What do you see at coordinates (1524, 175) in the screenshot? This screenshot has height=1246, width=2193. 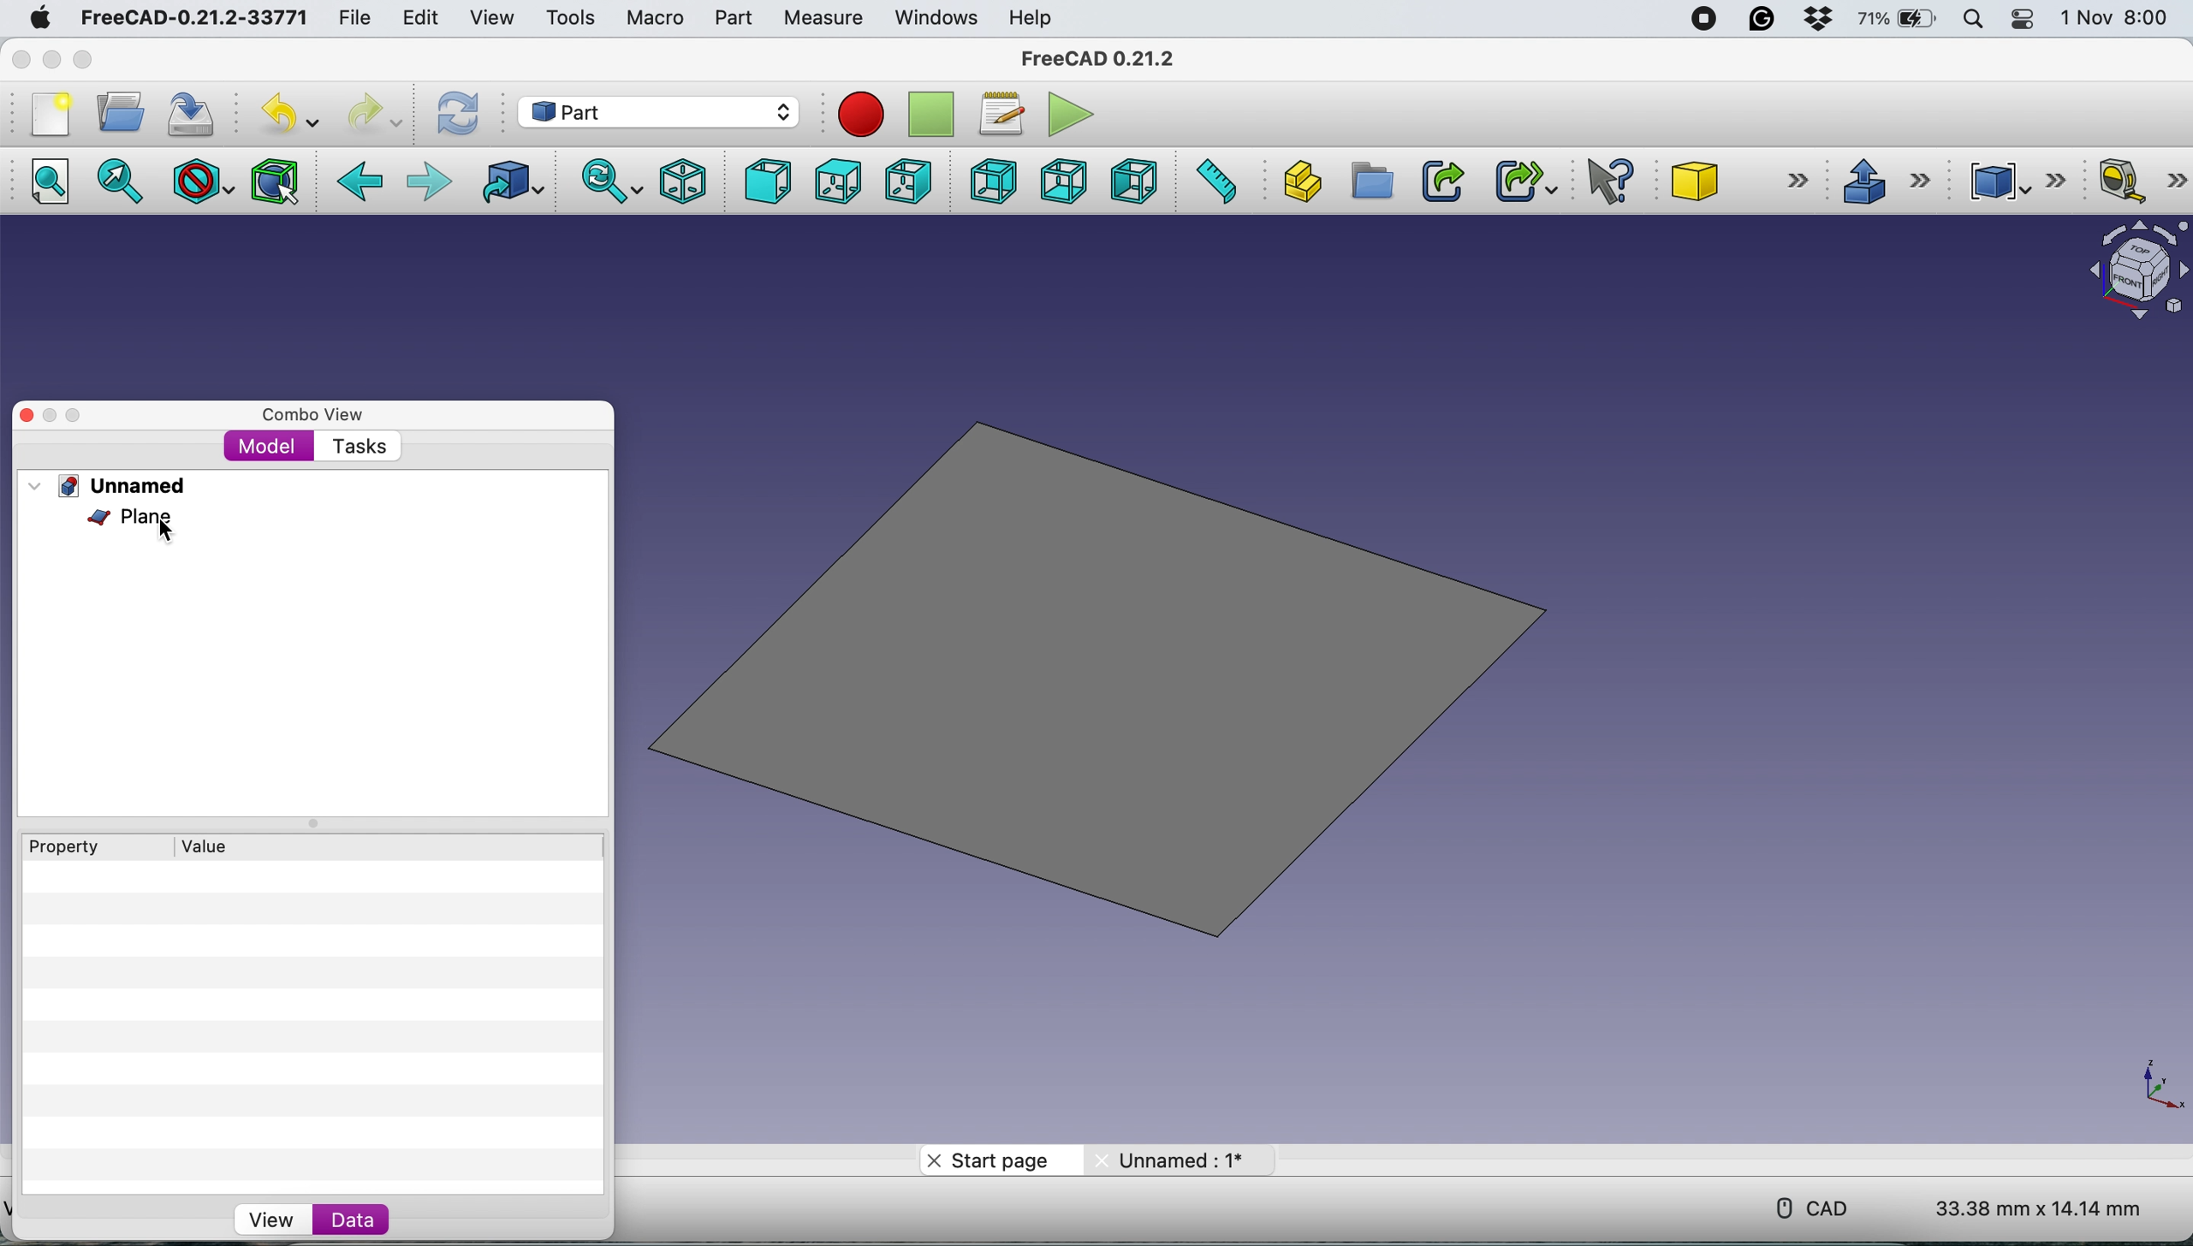 I see `make sub link` at bounding box center [1524, 175].